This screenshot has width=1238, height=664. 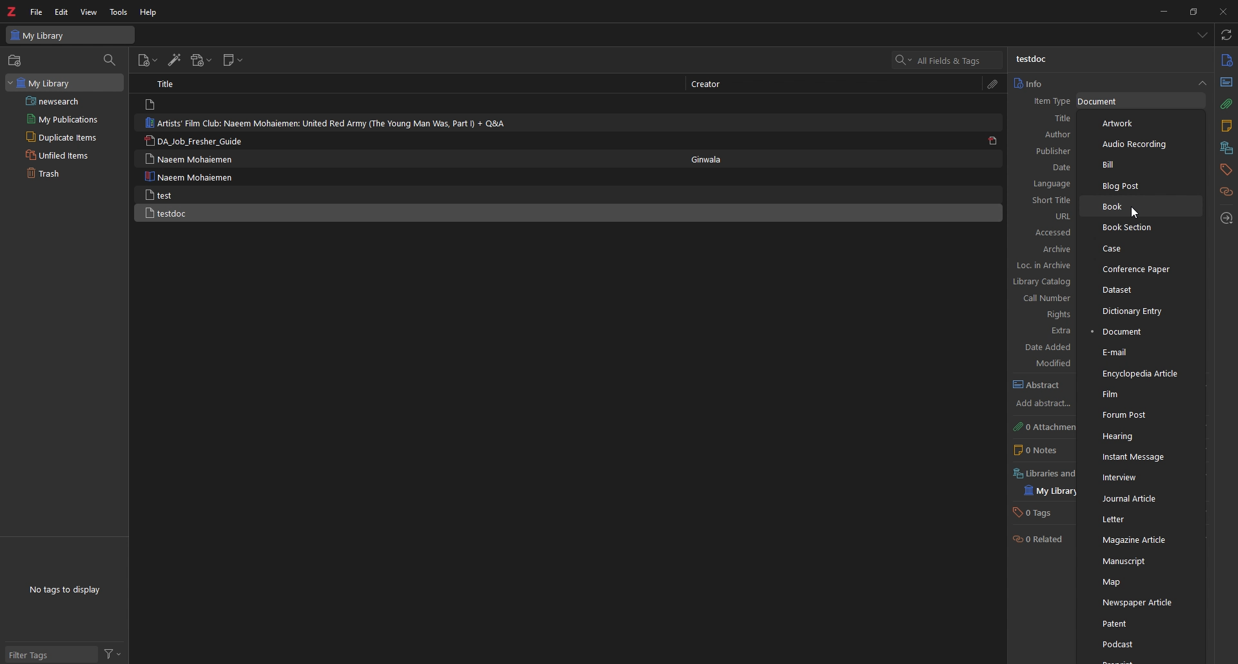 What do you see at coordinates (65, 155) in the screenshot?
I see `Unfiled items` at bounding box center [65, 155].